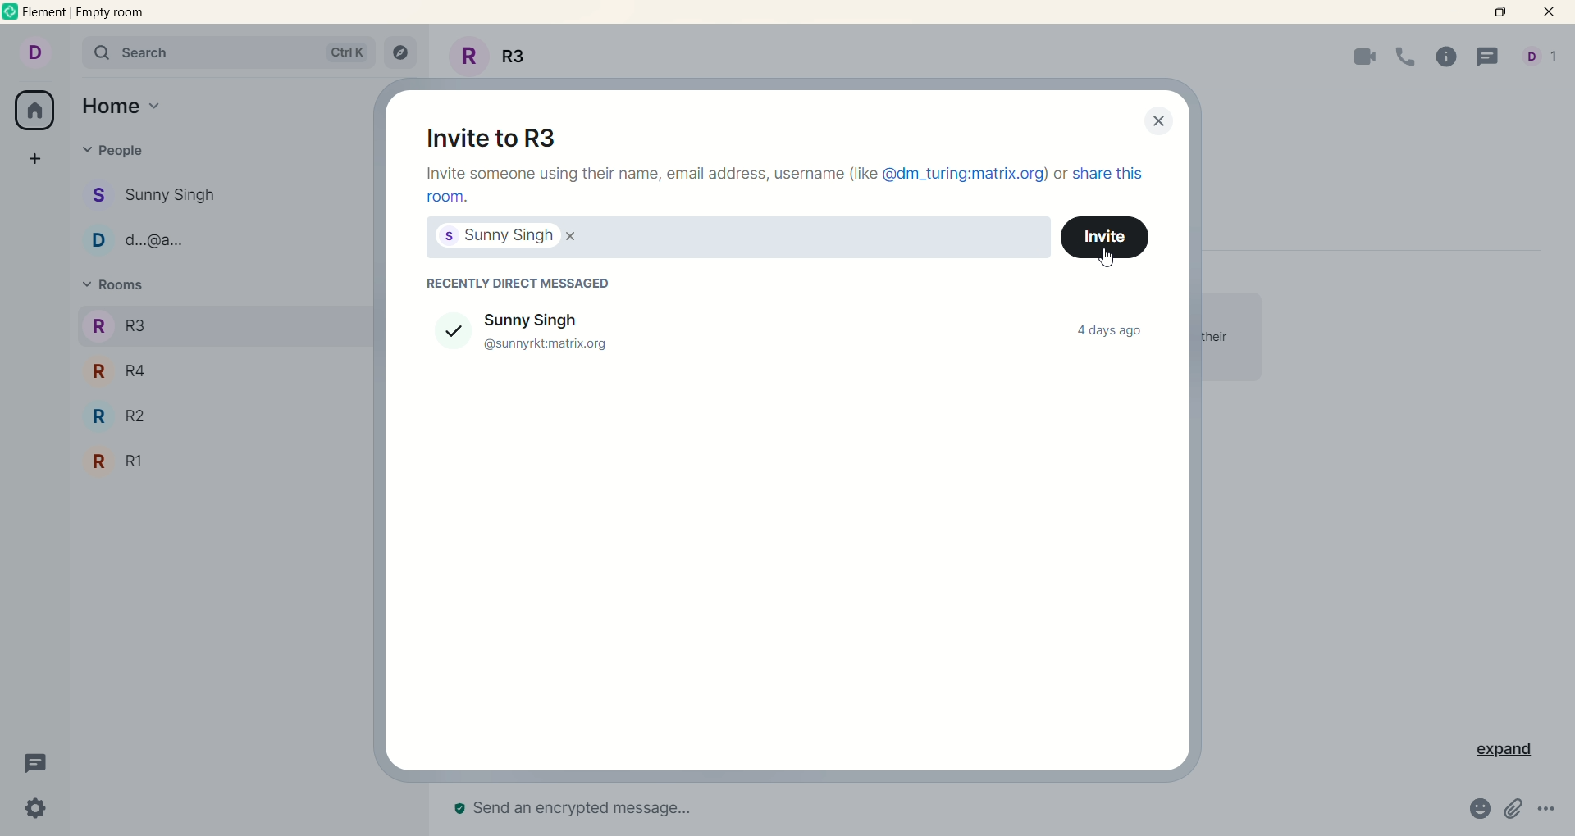  Describe the element at coordinates (114, 154) in the screenshot. I see `people` at that location.